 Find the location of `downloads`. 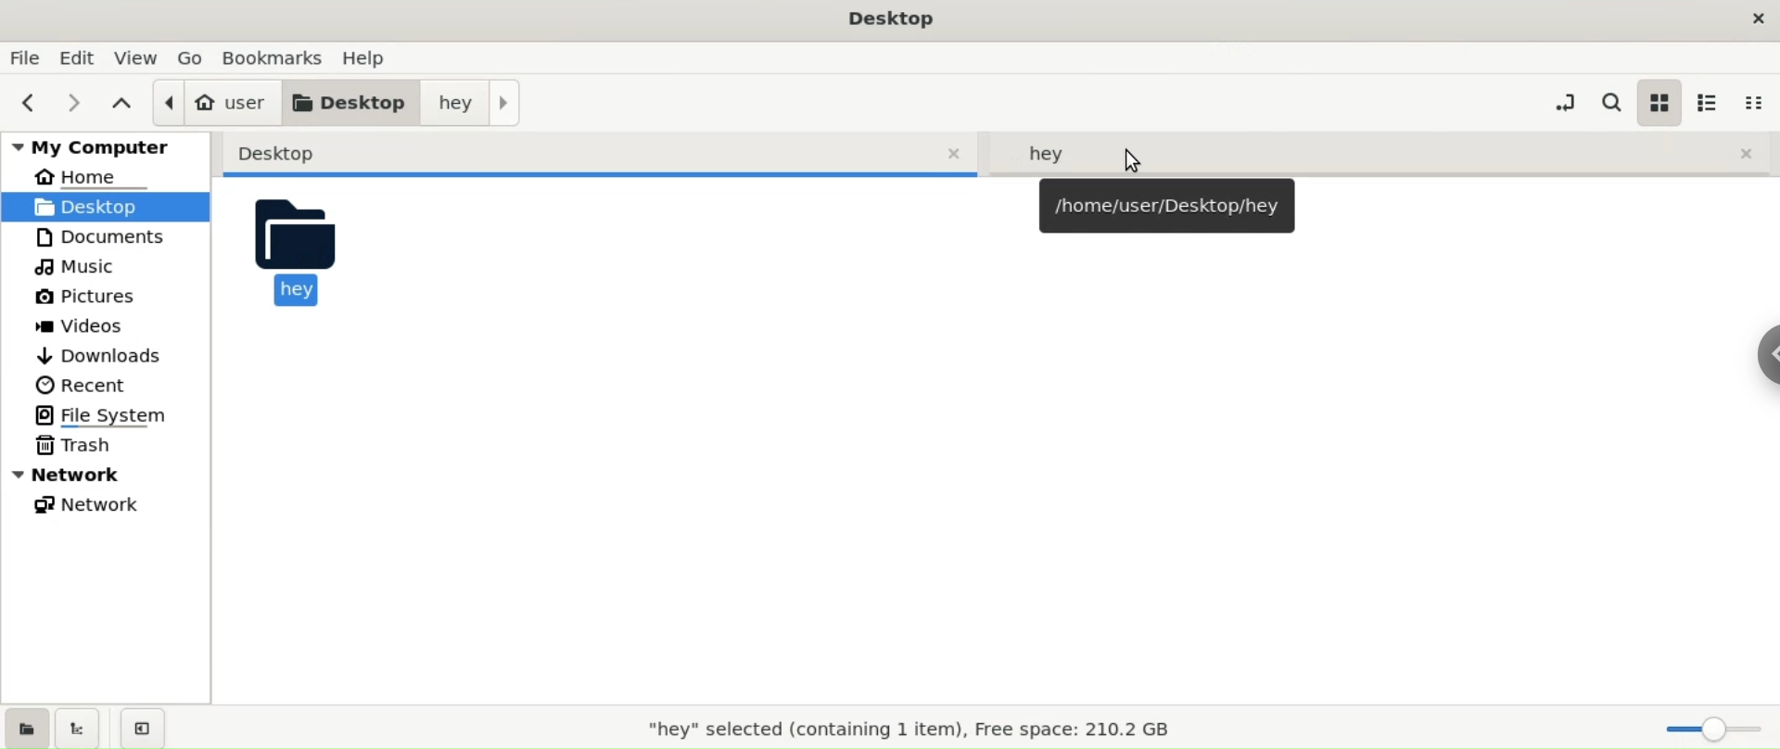

downloads is located at coordinates (109, 355).